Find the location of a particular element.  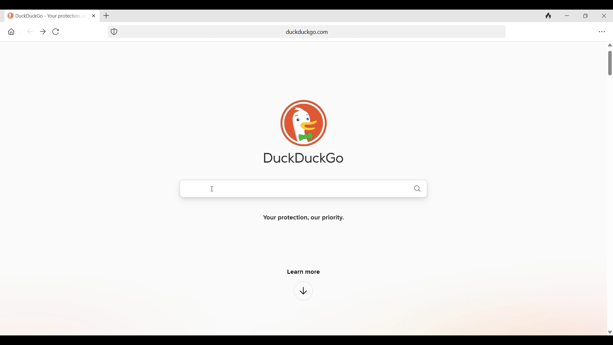

Clear history is located at coordinates (548, 16).